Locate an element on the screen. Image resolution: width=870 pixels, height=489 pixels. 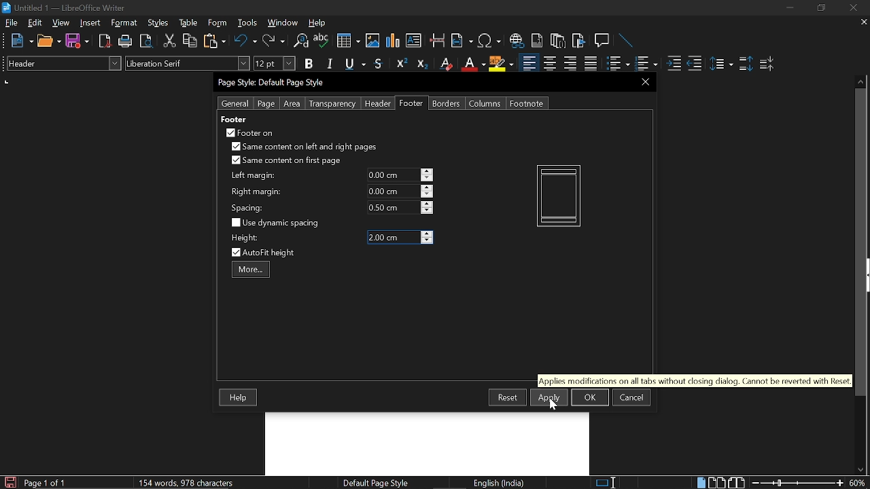
Center is located at coordinates (549, 63).